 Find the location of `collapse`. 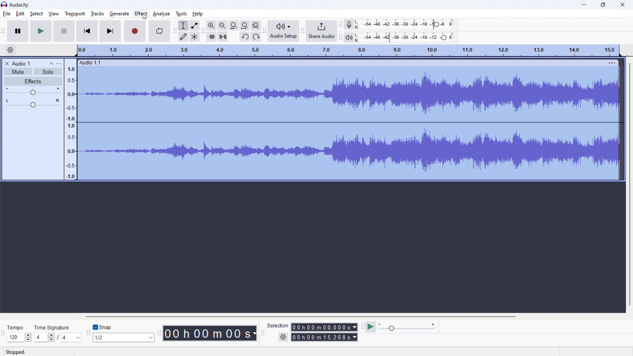

collapse is located at coordinates (50, 63).